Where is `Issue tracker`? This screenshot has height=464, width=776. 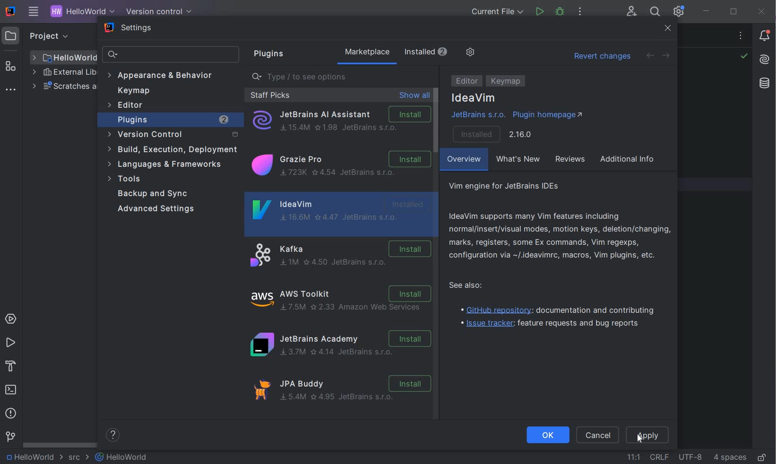 Issue tracker is located at coordinates (547, 324).